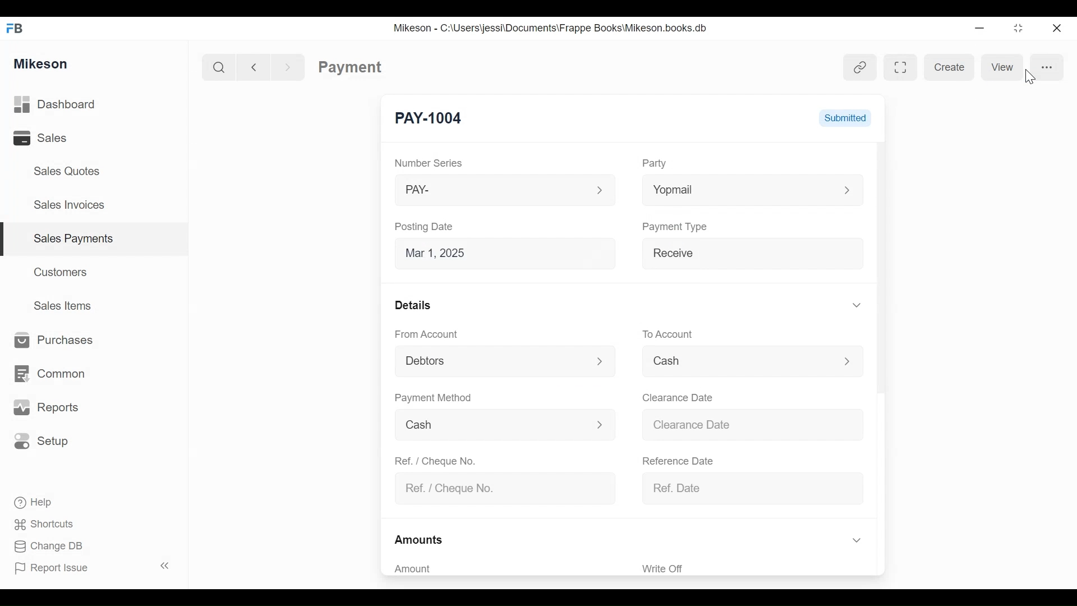 This screenshot has width=1077, height=606. What do you see at coordinates (508, 488) in the screenshot?
I see `Ref. / Cheque No.` at bounding box center [508, 488].